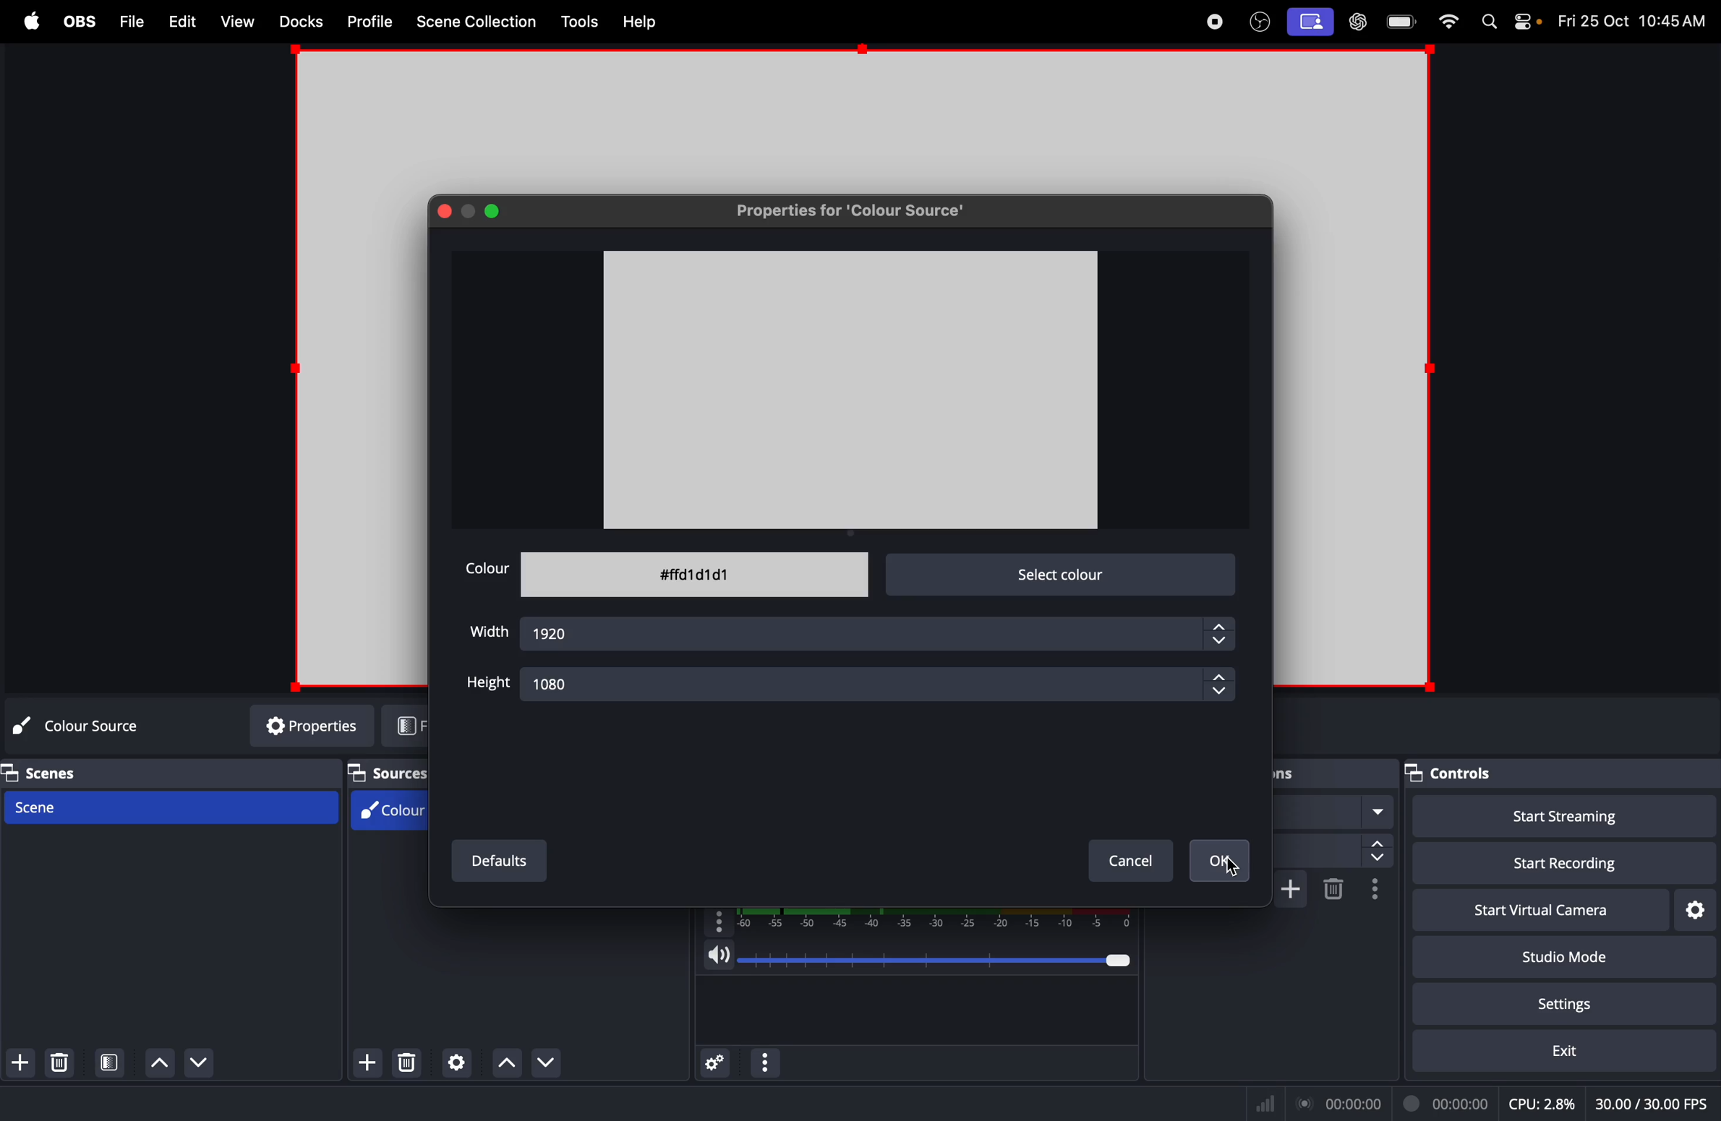 Image resolution: width=1721 pixels, height=1121 pixels. I want to click on Sources, so click(390, 772).